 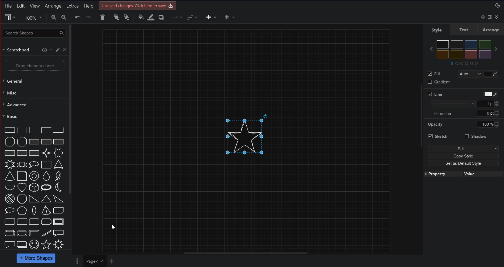 What do you see at coordinates (33, 93) in the screenshot?
I see `Misc` at bounding box center [33, 93].